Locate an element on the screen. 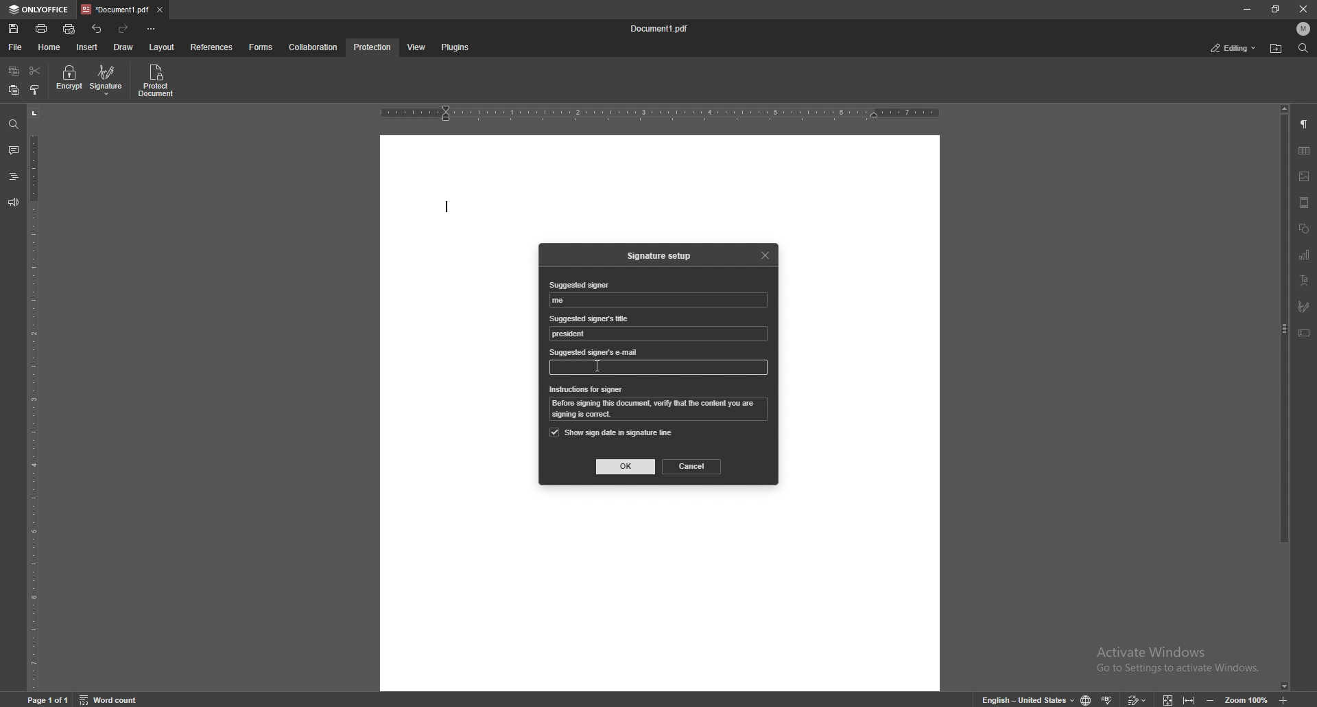 The image size is (1317, 707). instrauctions for signer is located at coordinates (586, 390).